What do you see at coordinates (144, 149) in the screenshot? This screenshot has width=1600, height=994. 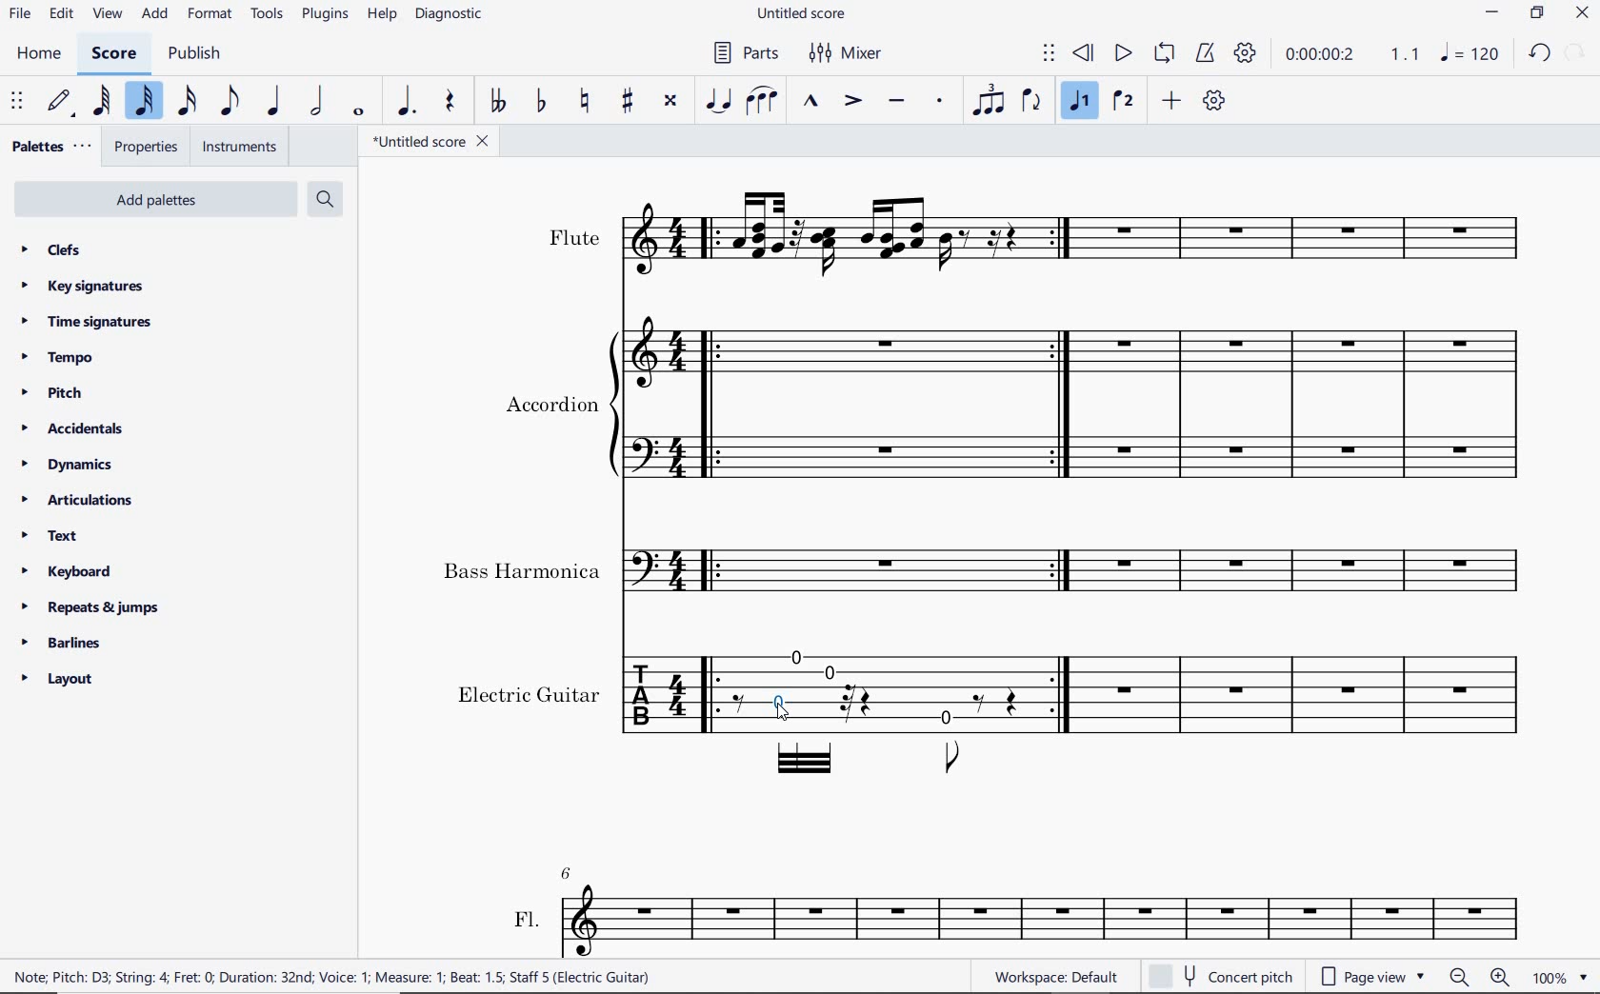 I see `properties` at bounding box center [144, 149].